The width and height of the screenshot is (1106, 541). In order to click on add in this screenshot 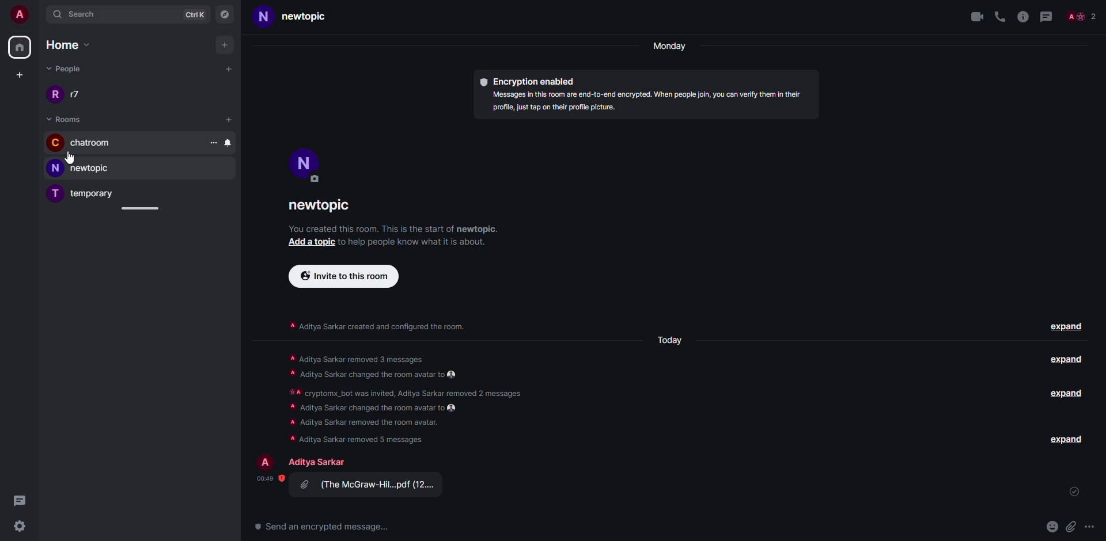, I will do `click(230, 68)`.